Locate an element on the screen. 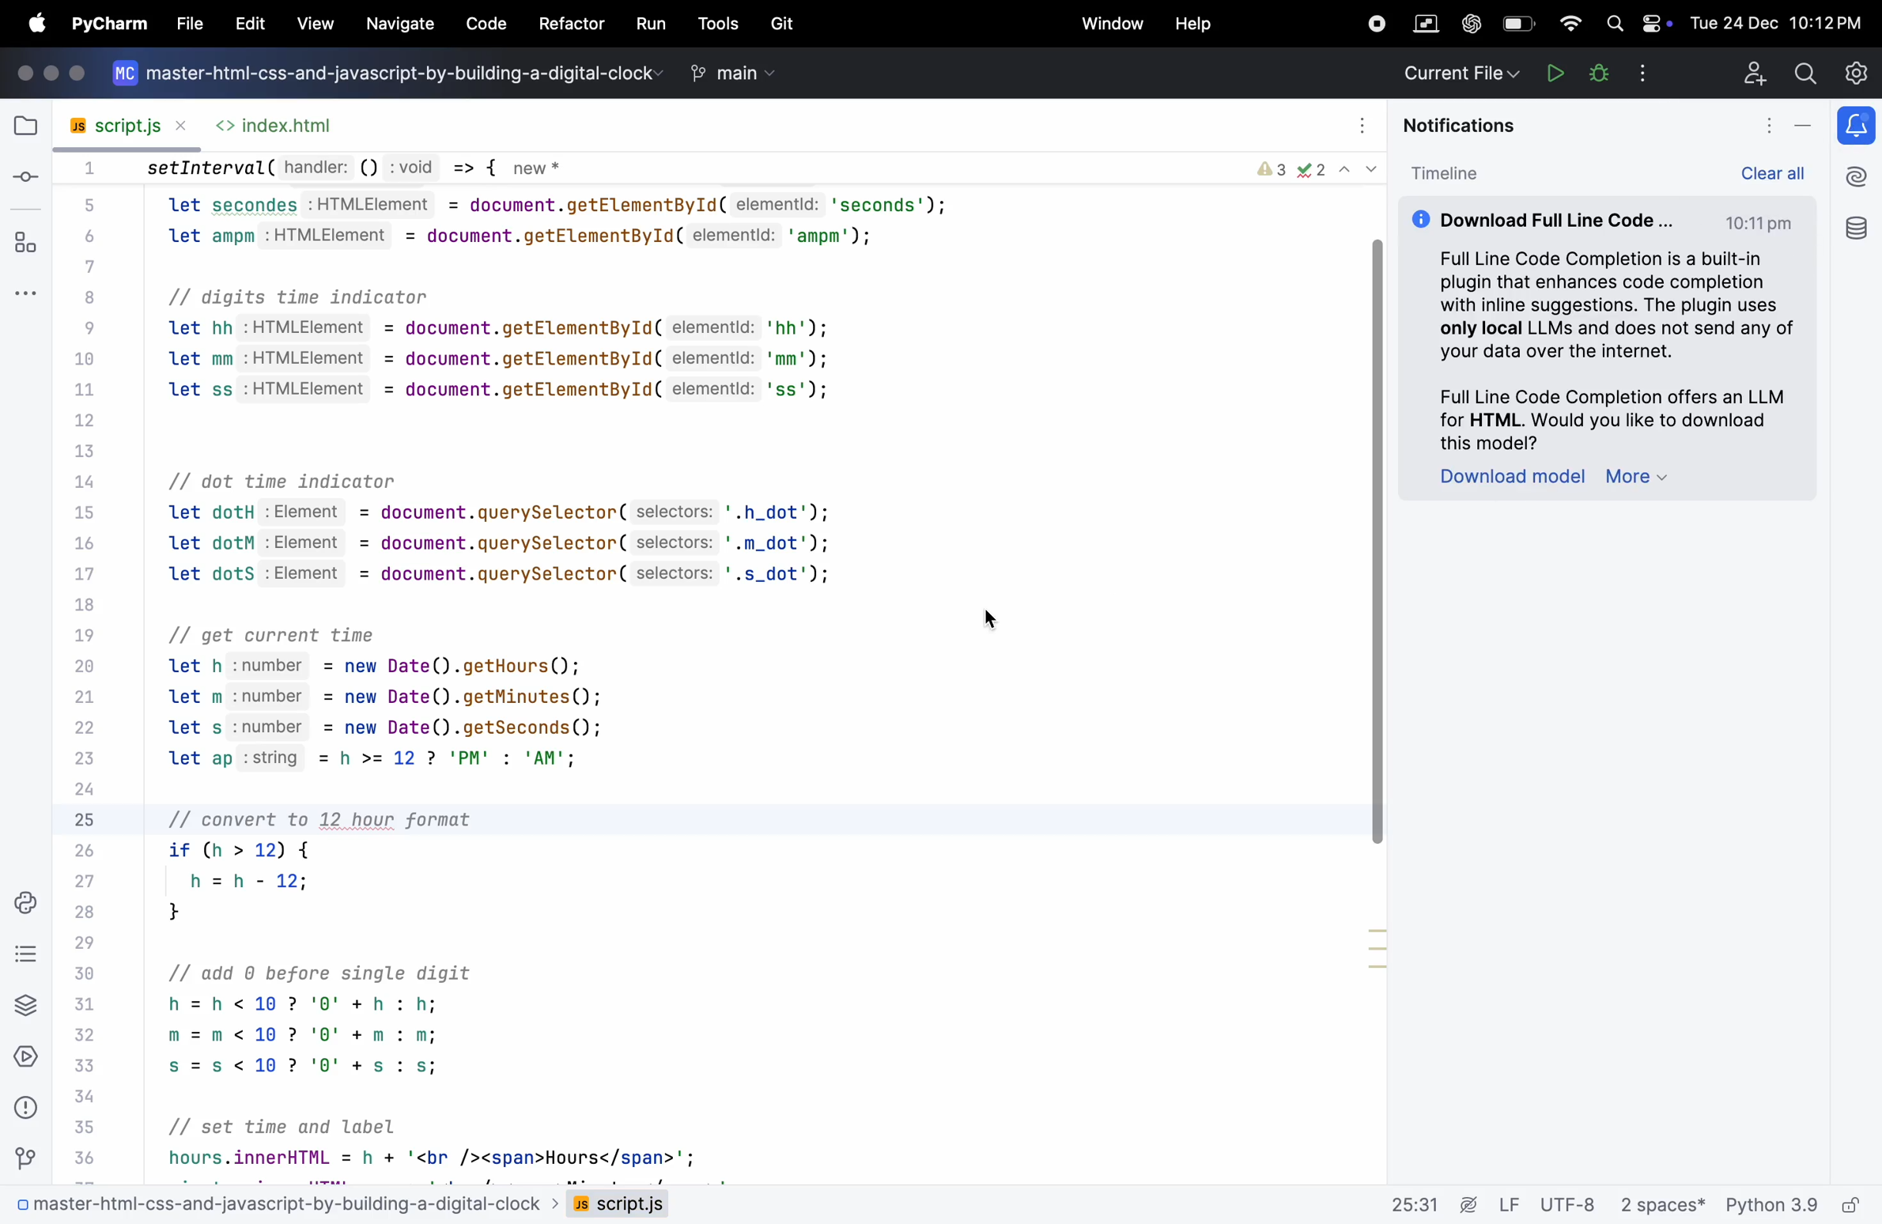  wifi is located at coordinates (1567, 22).